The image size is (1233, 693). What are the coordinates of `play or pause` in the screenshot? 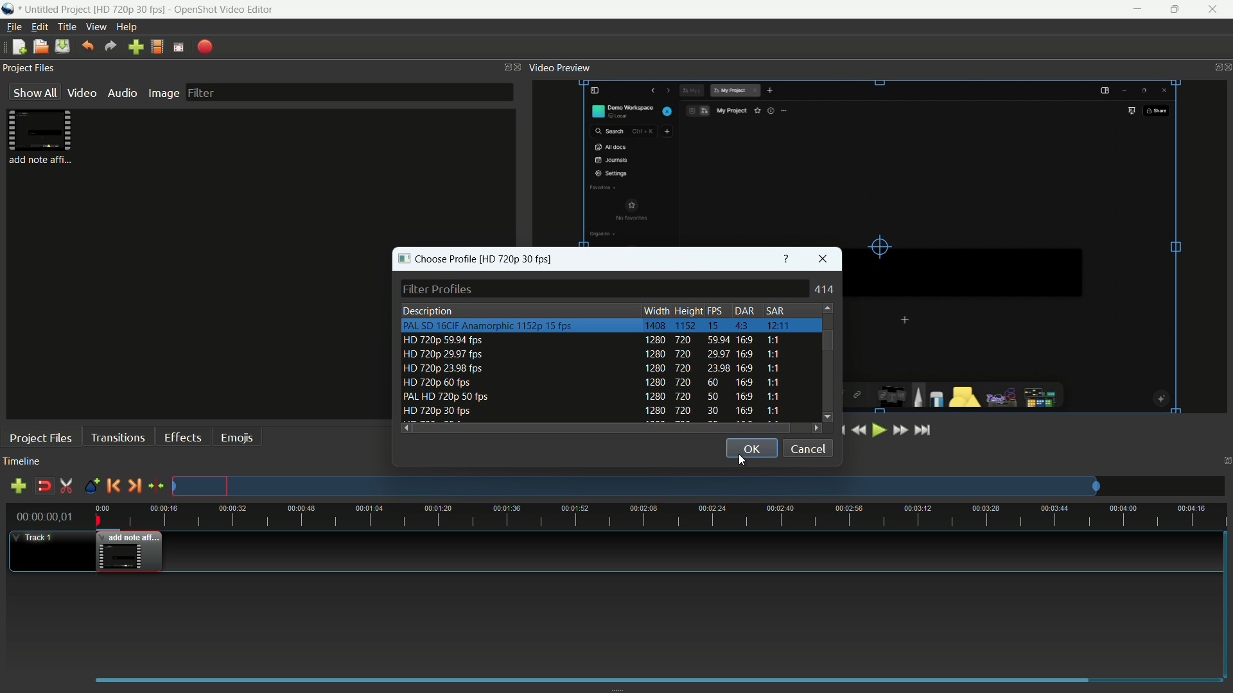 It's located at (878, 431).